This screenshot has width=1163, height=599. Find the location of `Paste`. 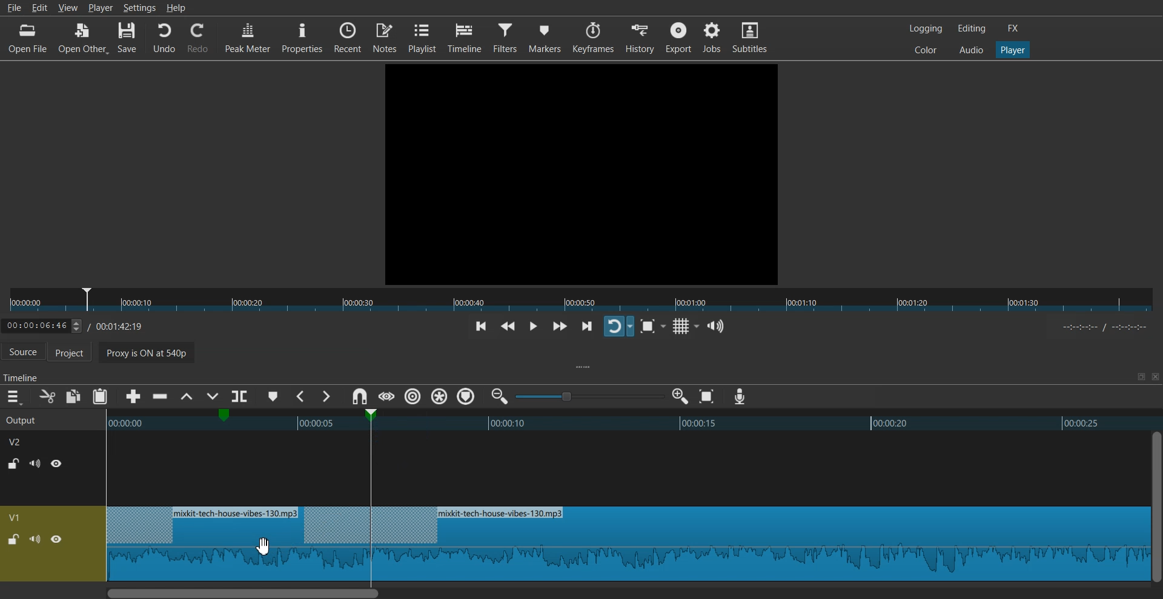

Paste is located at coordinates (100, 396).